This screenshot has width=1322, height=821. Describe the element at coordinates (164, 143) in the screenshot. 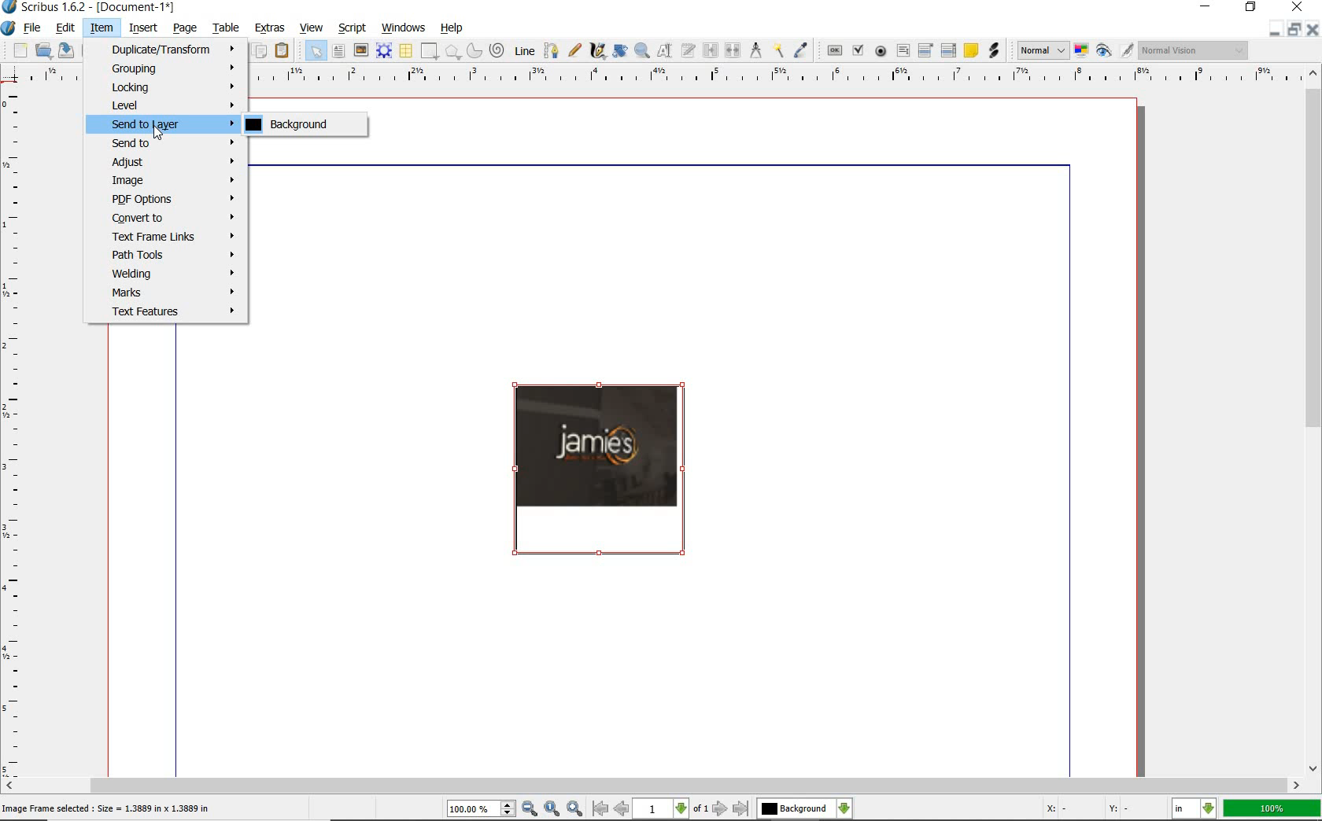

I see `Send to` at that location.